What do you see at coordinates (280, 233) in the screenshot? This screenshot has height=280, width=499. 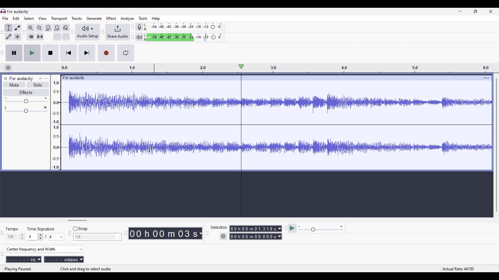 I see `Selection duration measurement options` at bounding box center [280, 233].